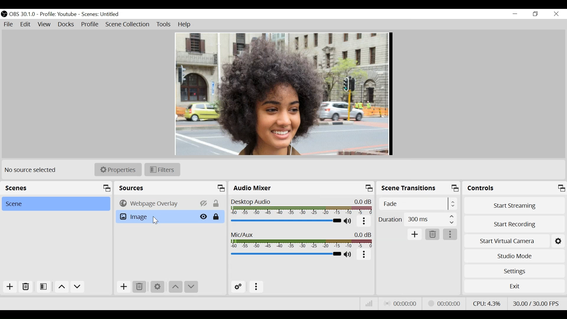  Describe the element at coordinates (415, 235) in the screenshot. I see `Add ` at that location.